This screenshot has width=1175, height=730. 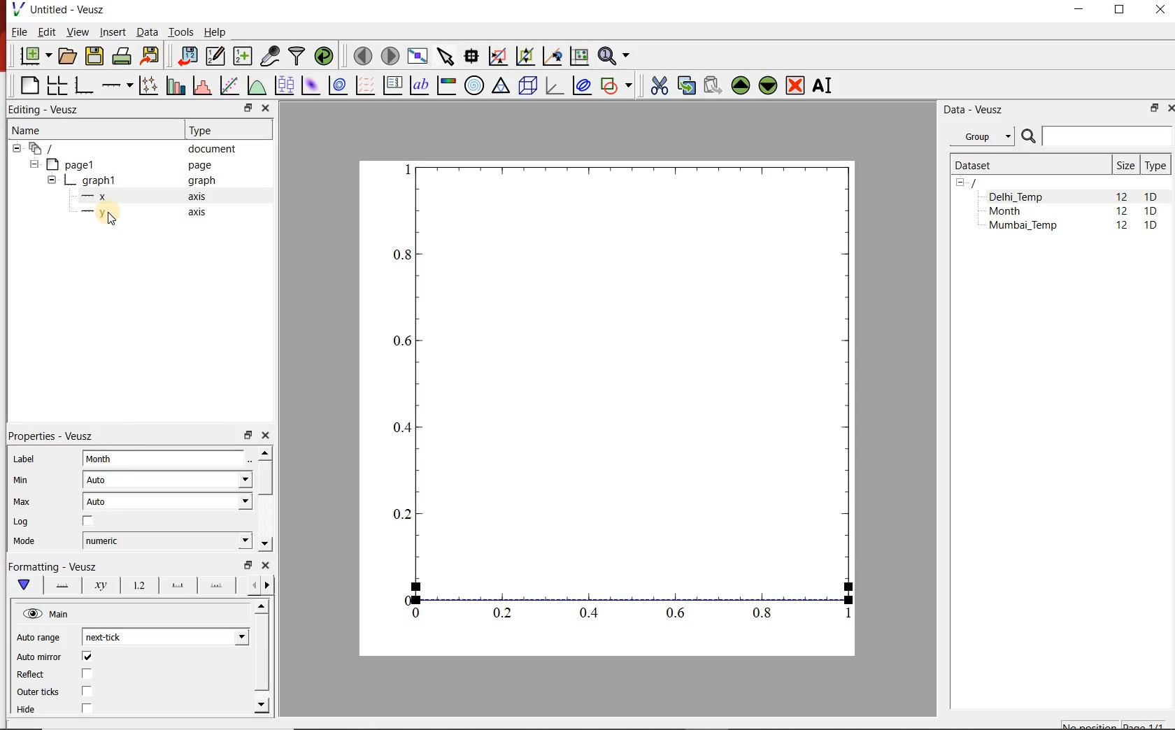 What do you see at coordinates (151, 56) in the screenshot?
I see `export to graphics format` at bounding box center [151, 56].